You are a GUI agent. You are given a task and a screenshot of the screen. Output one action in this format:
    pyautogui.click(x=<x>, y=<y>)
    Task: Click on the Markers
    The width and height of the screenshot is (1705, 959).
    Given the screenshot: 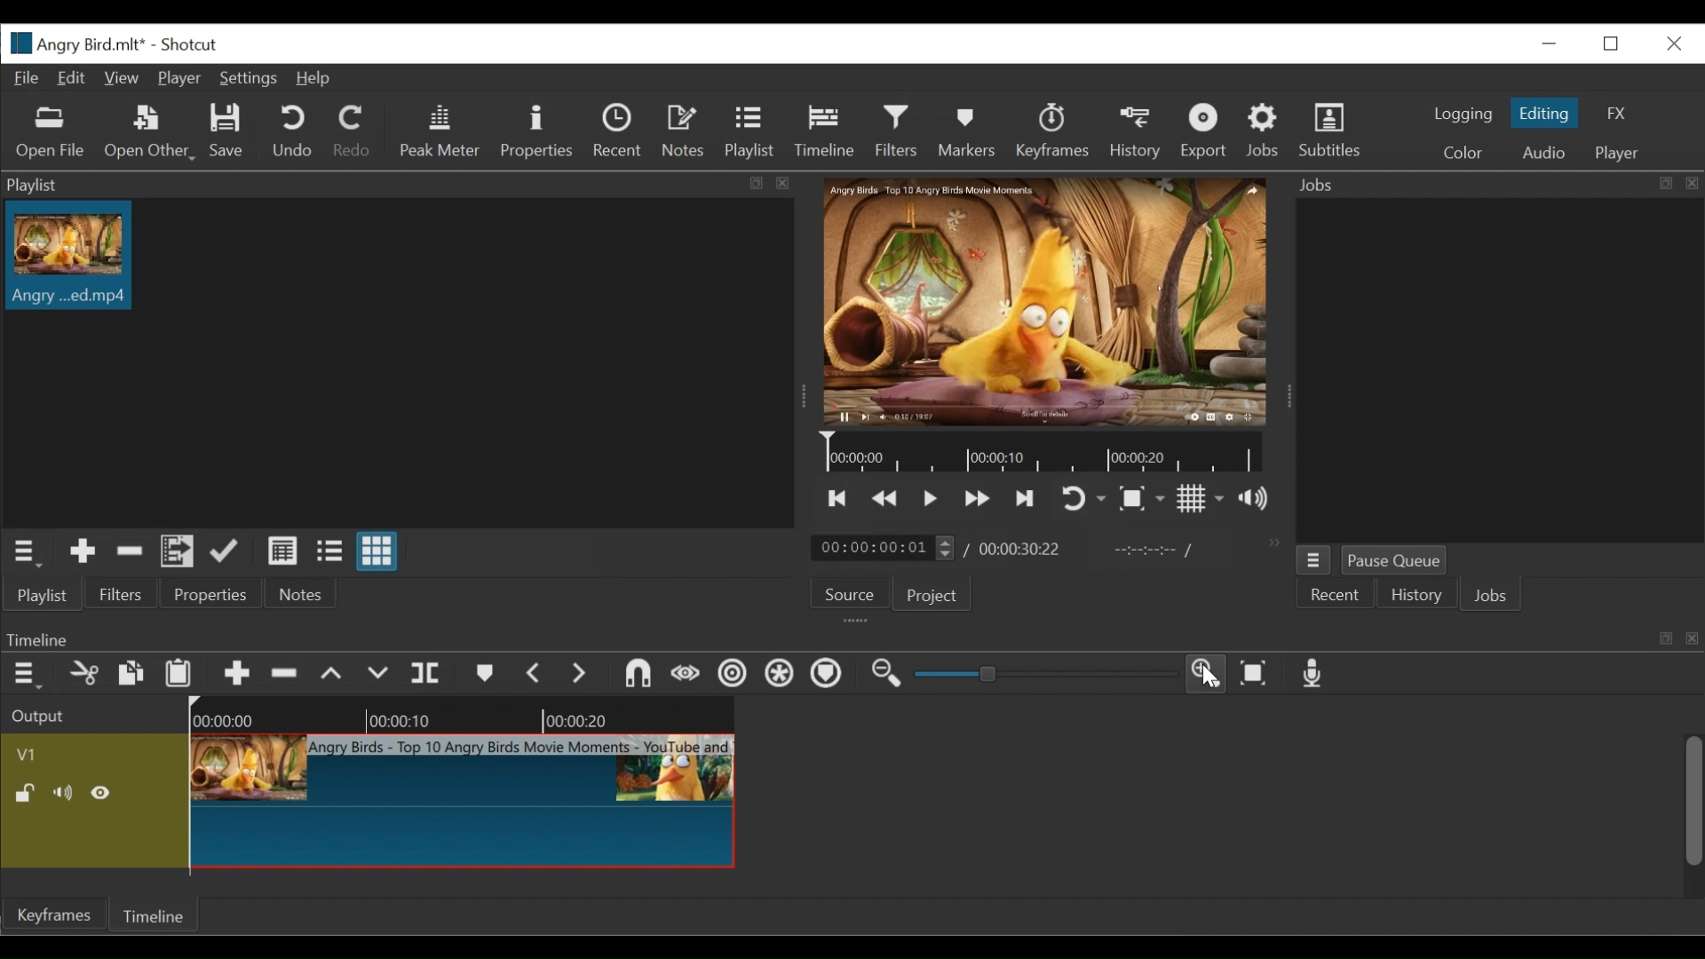 What is the action you would take?
    pyautogui.click(x=968, y=133)
    